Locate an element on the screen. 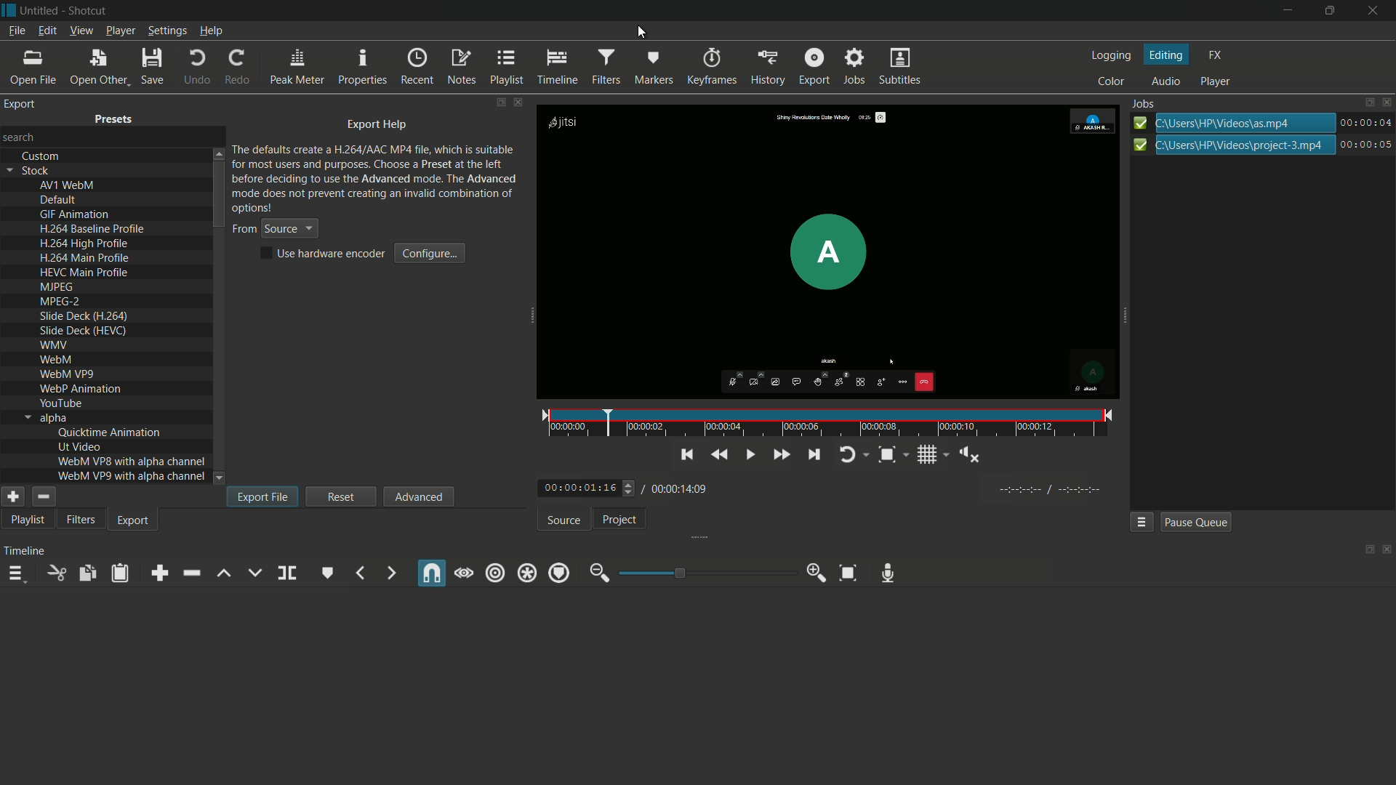 The height and width of the screenshot is (785, 1396). undo is located at coordinates (197, 68).